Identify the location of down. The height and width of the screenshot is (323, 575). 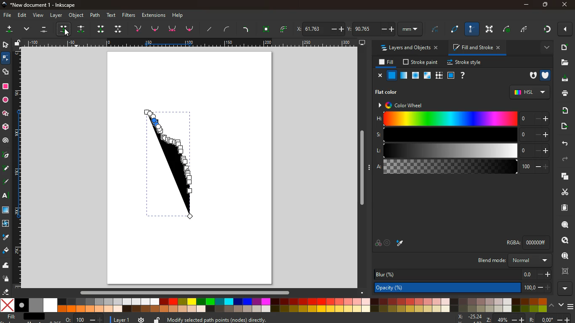
(560, 305).